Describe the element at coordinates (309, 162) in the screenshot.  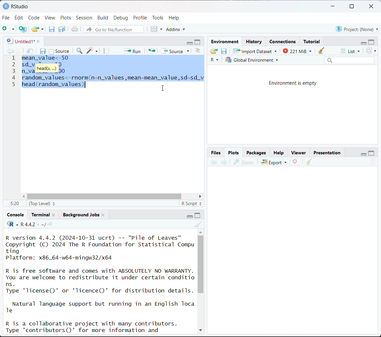
I see `clear all plots` at that location.